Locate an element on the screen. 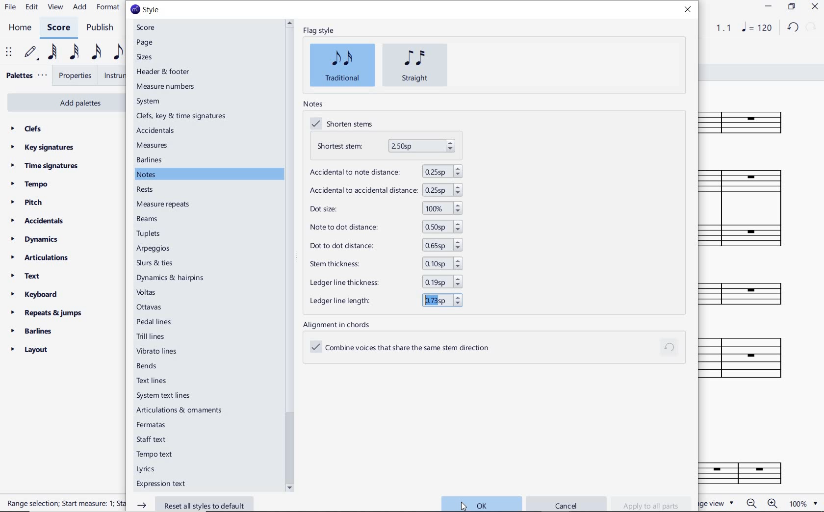 The image size is (824, 512). keyboard is located at coordinates (36, 294).